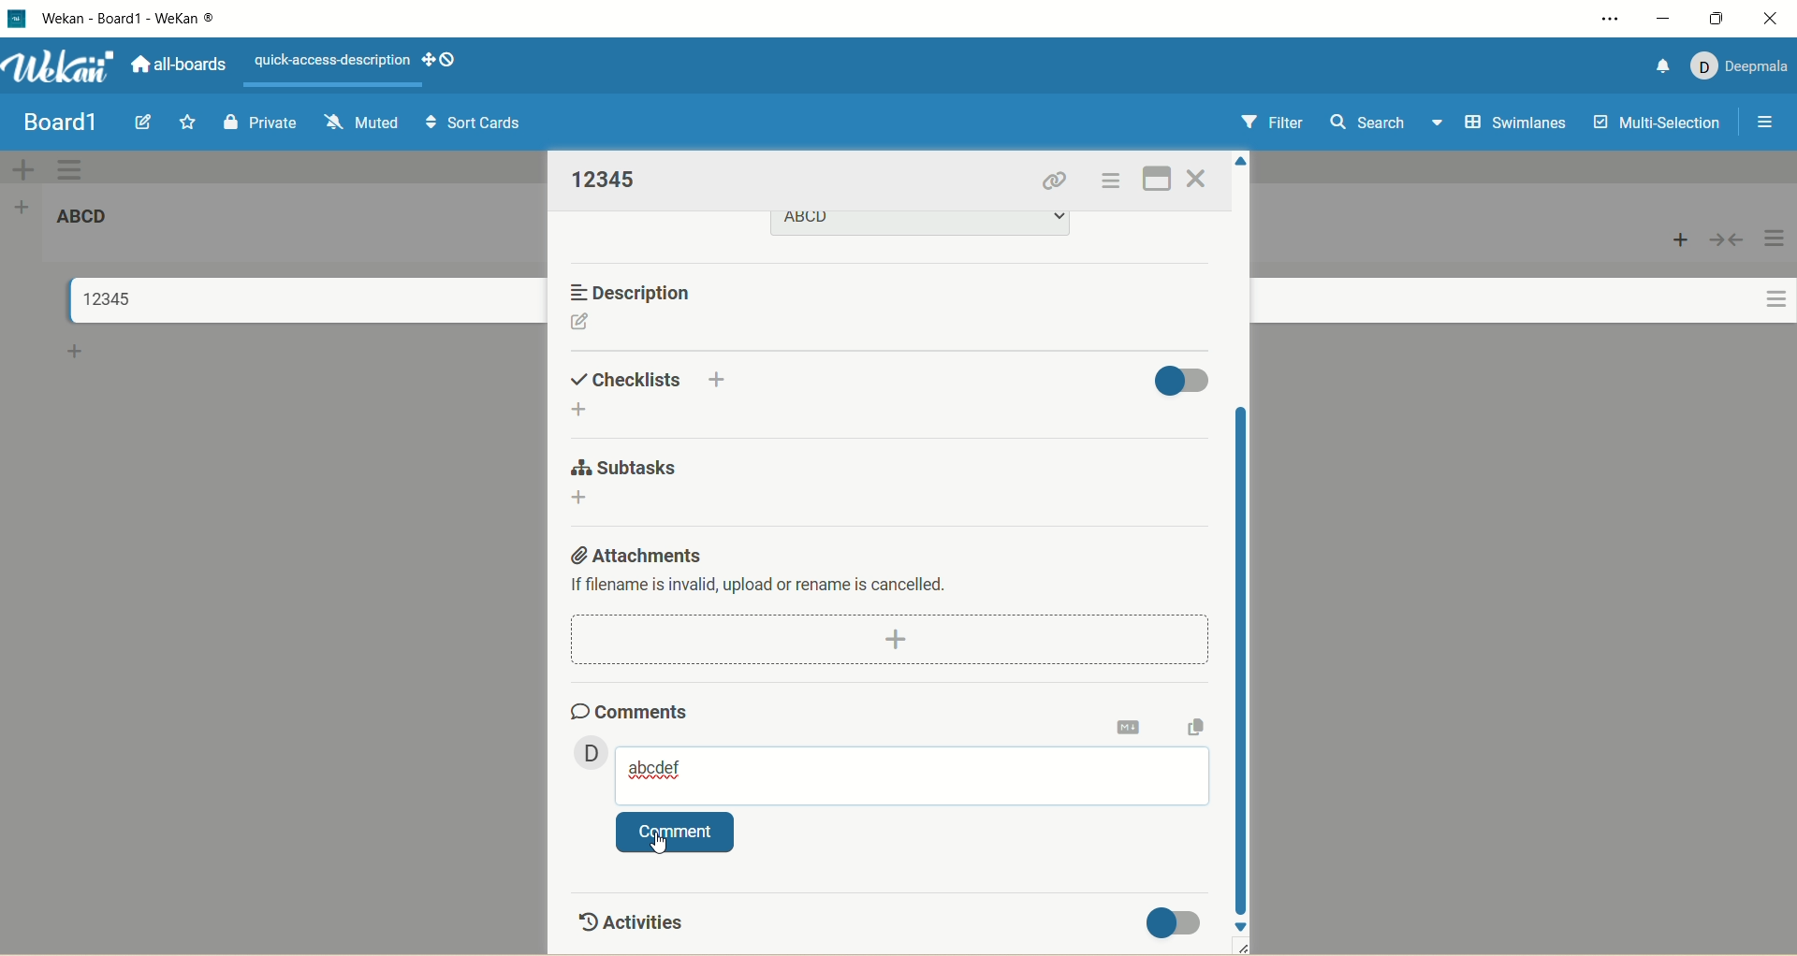  What do you see at coordinates (607, 179) in the screenshot?
I see `title` at bounding box center [607, 179].